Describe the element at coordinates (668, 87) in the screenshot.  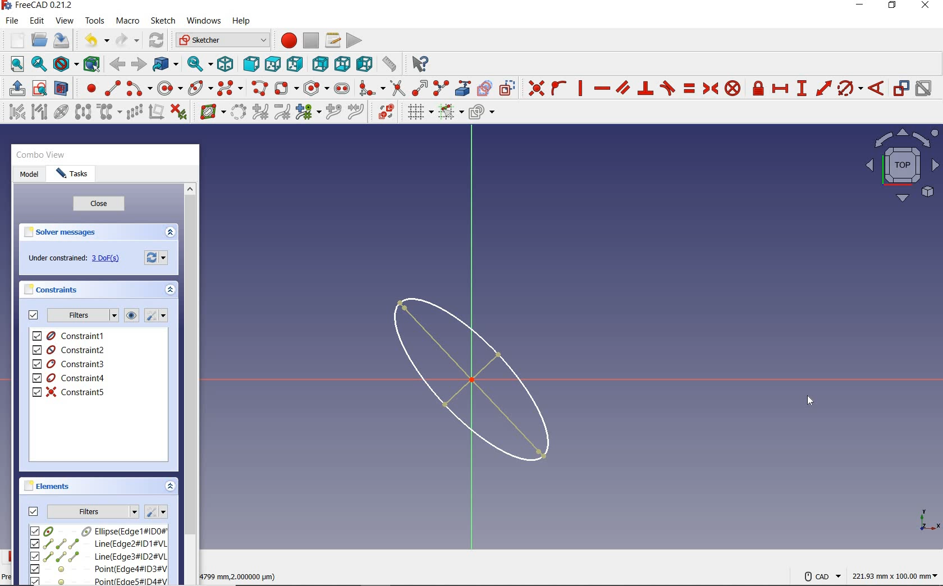
I see `constrain tangent` at that location.